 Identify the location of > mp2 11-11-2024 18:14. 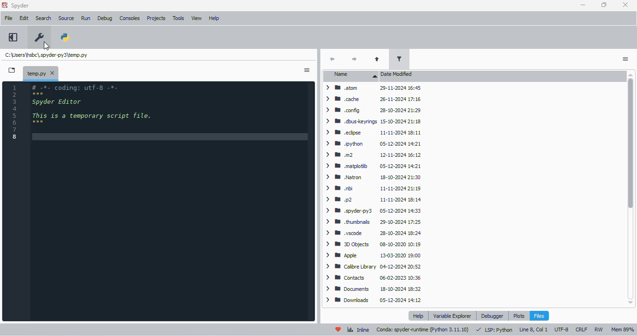
(372, 200).